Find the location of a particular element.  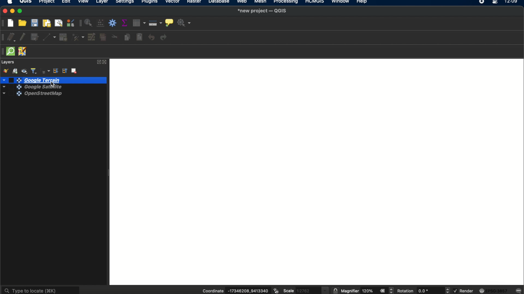

toggle extents and mouse position display is located at coordinates (275, 291).